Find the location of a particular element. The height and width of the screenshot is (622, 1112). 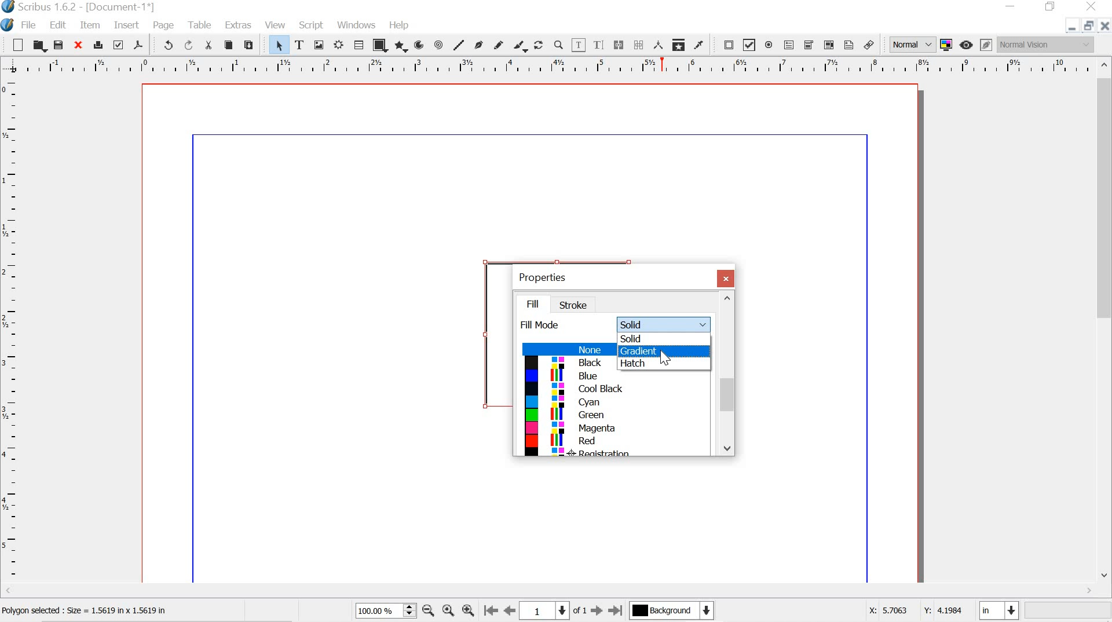

registration is located at coordinates (610, 453).